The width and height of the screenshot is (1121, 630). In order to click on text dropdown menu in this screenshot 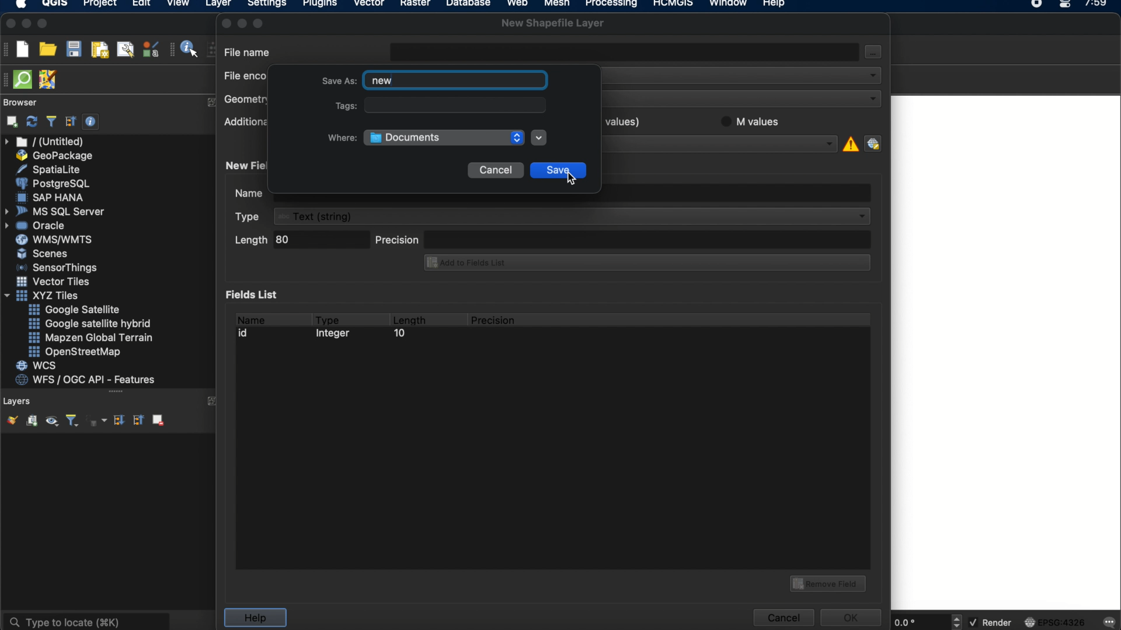, I will do `click(555, 216)`.